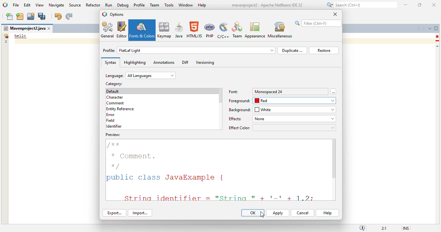  What do you see at coordinates (24, 28) in the screenshot?
I see `project name` at bounding box center [24, 28].